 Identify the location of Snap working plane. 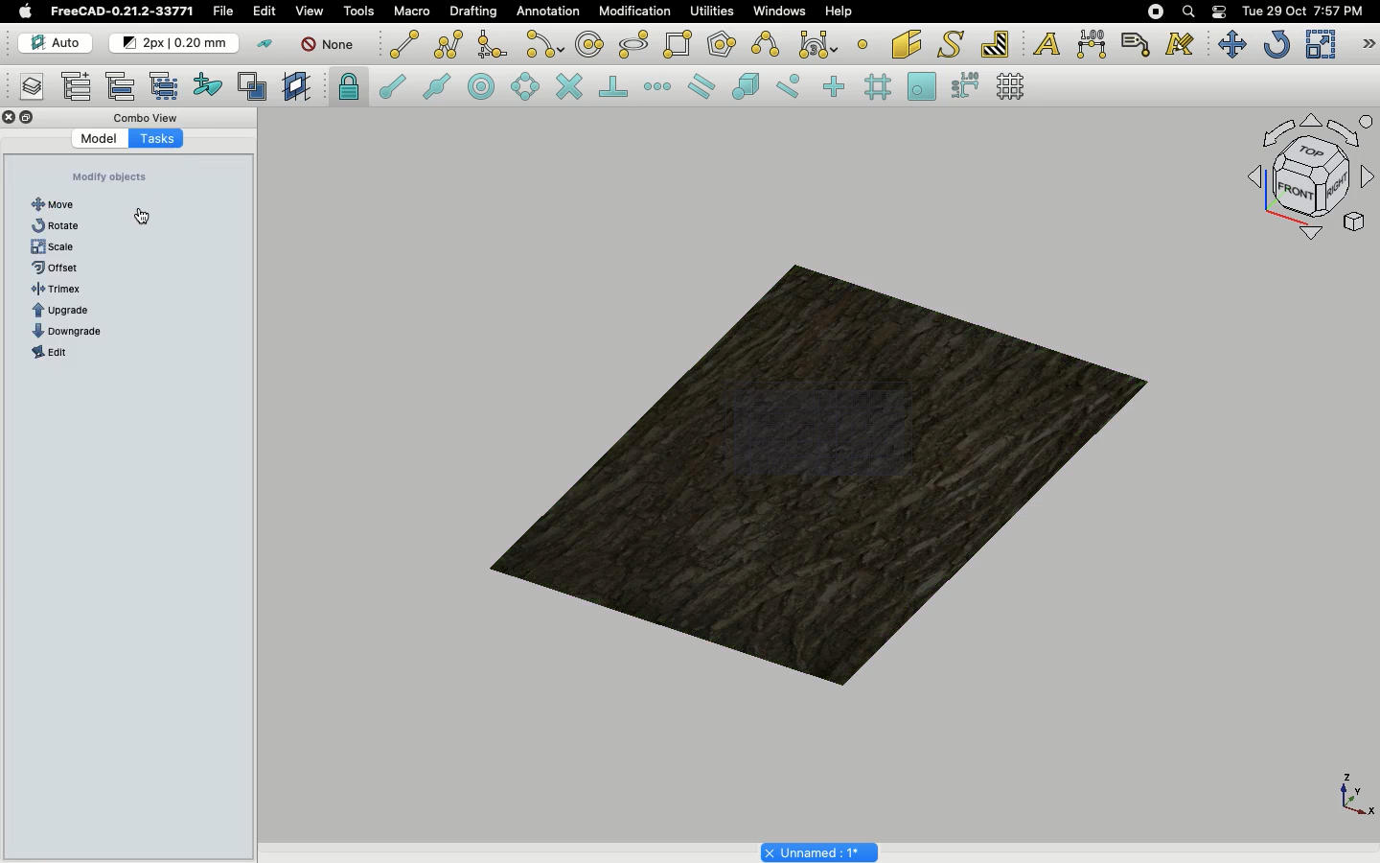
(922, 88).